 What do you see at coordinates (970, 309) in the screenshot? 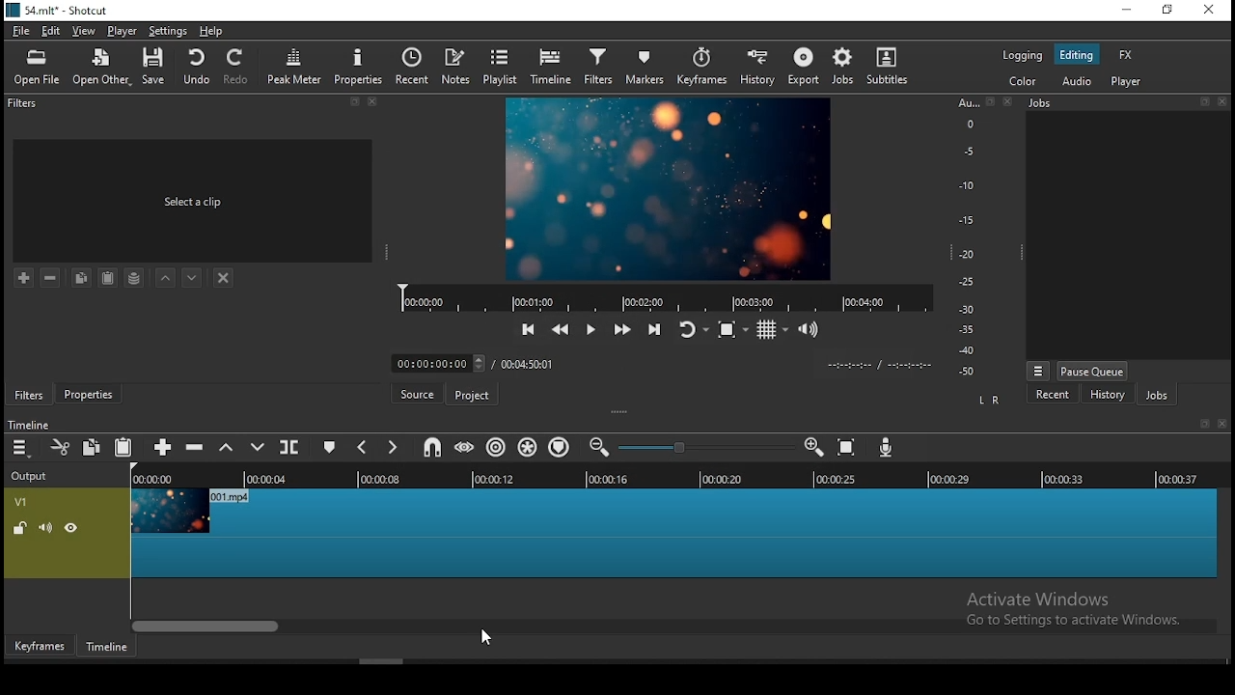
I see `-30` at bounding box center [970, 309].